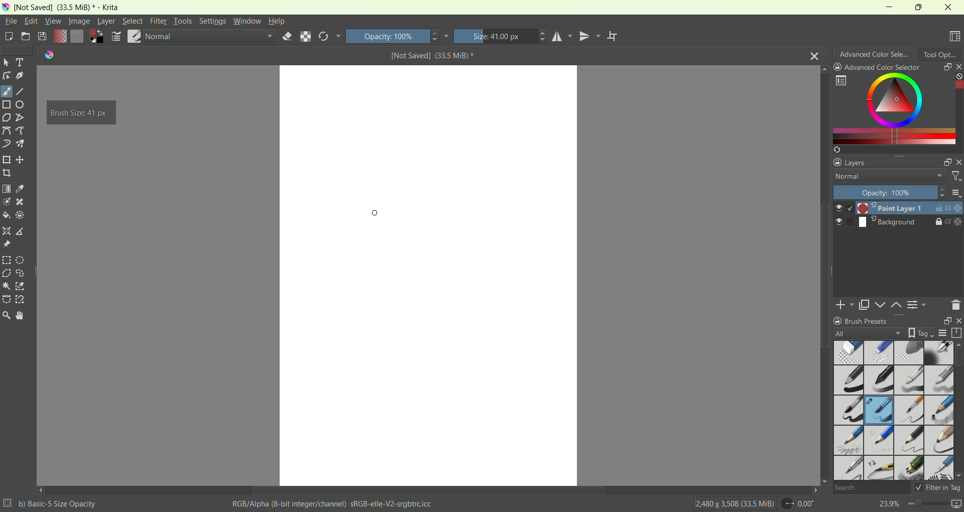  What do you see at coordinates (247, 21) in the screenshot?
I see `window` at bounding box center [247, 21].